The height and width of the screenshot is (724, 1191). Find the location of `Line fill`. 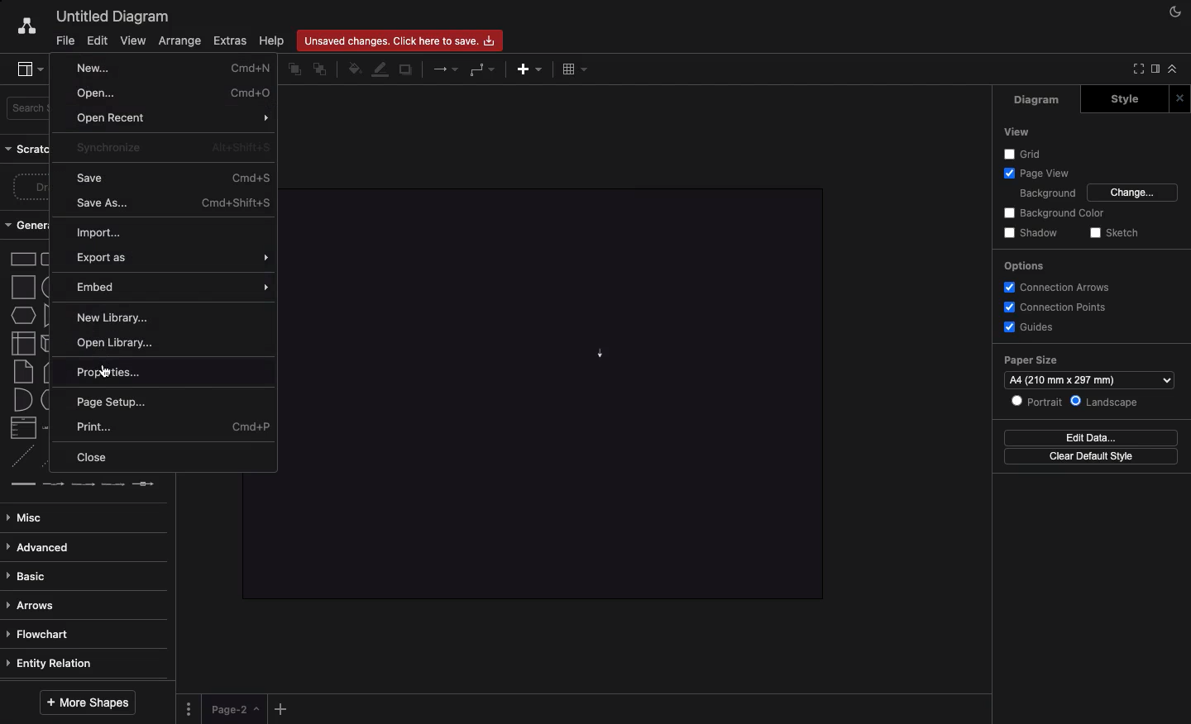

Line fill is located at coordinates (381, 70).